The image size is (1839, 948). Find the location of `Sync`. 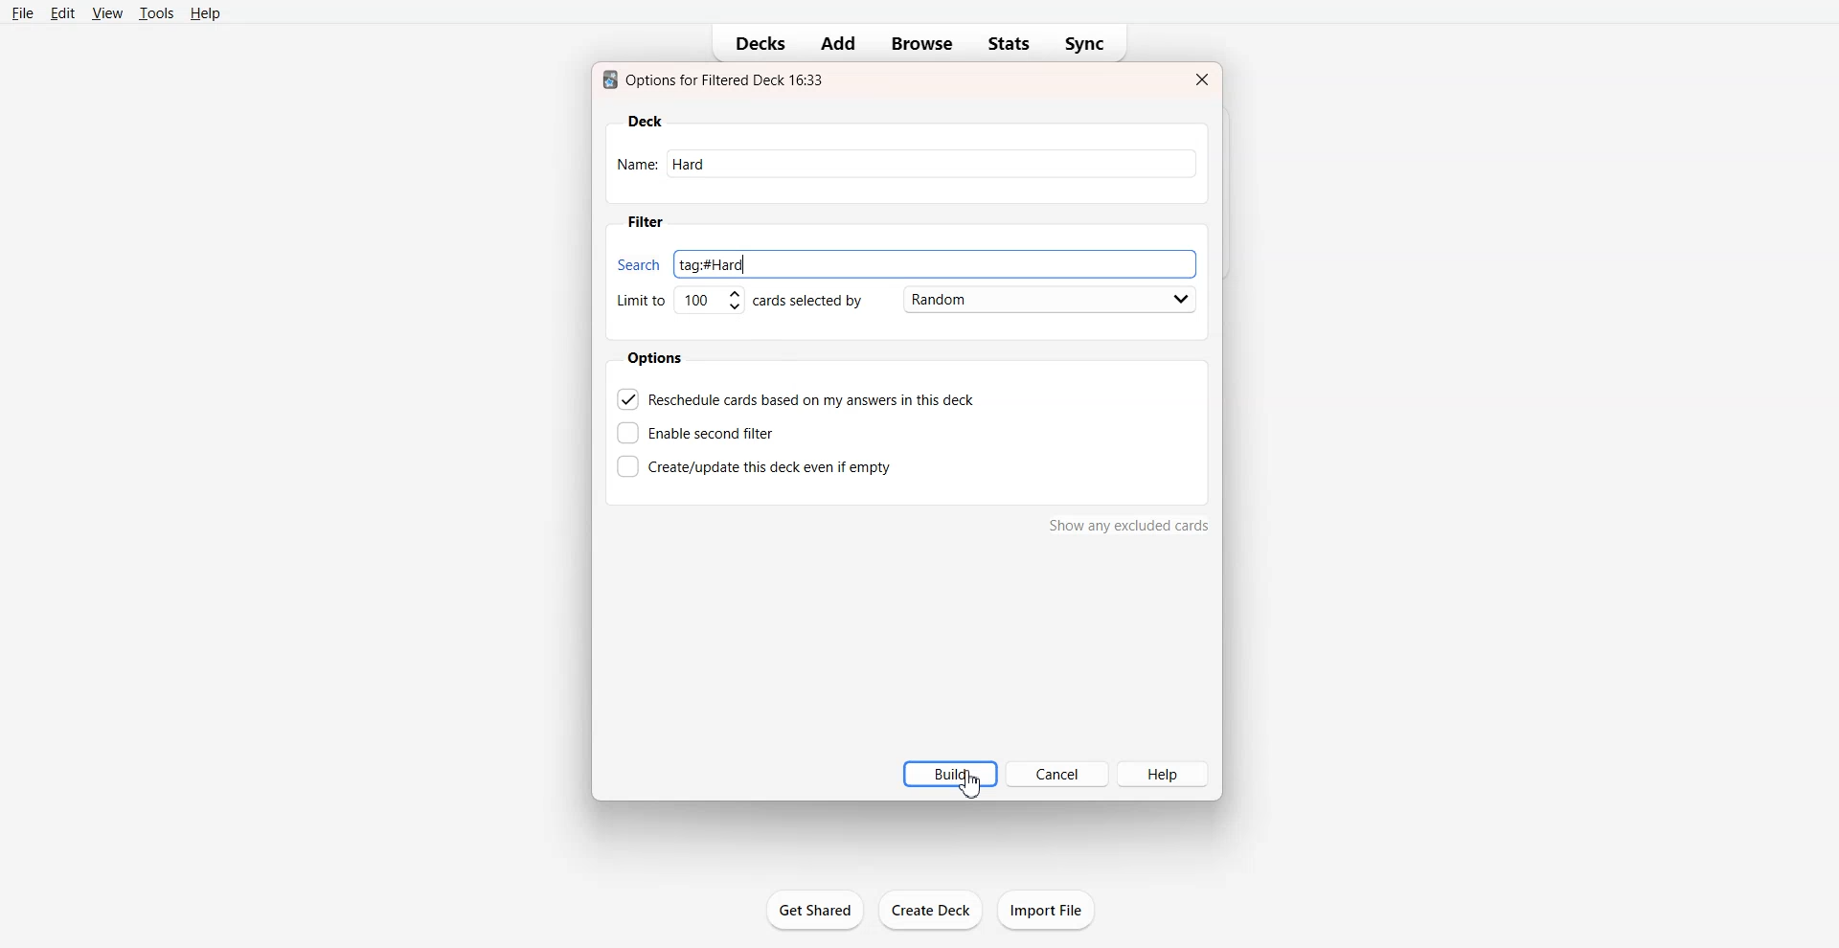

Sync is located at coordinates (1090, 44).